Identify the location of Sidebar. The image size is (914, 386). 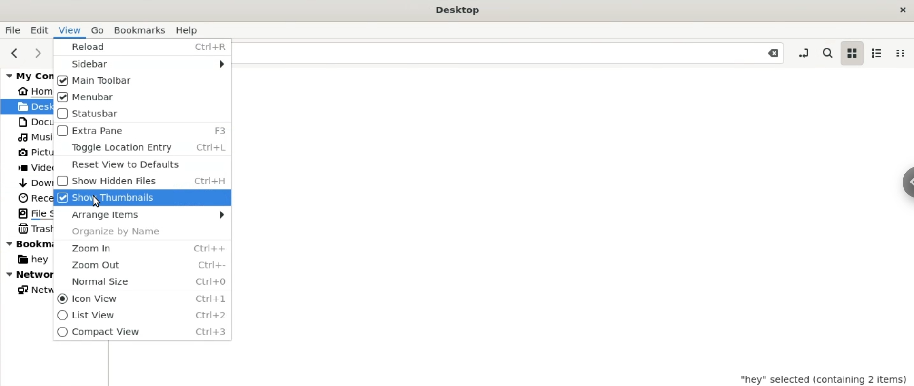
(904, 183).